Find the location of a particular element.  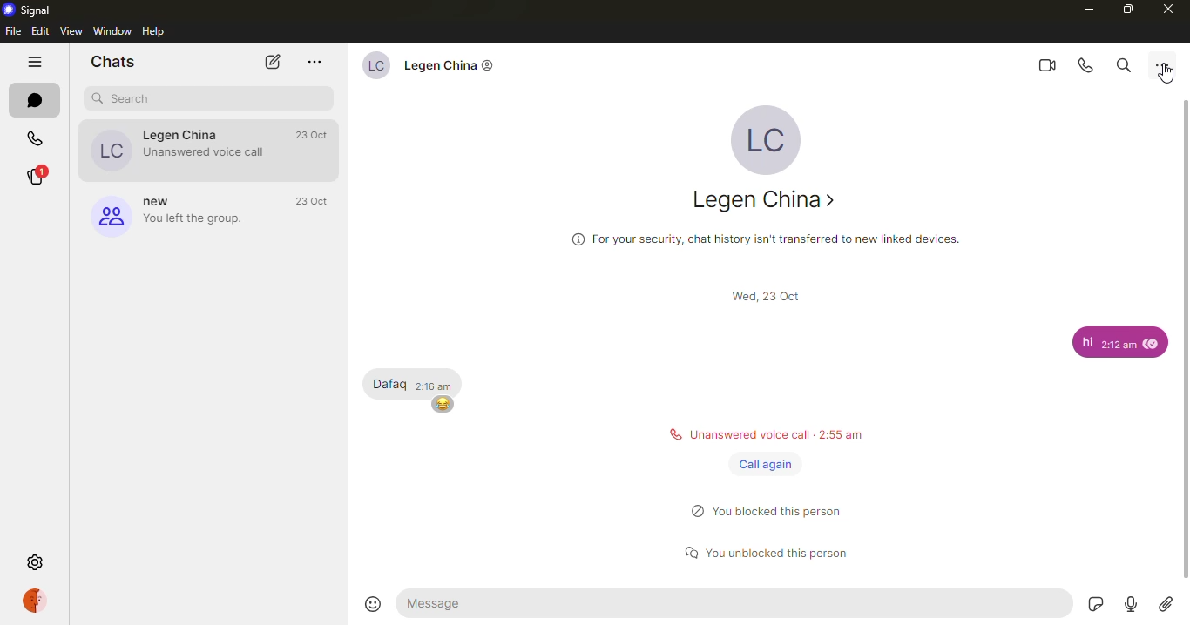

seen is located at coordinates (1151, 344).